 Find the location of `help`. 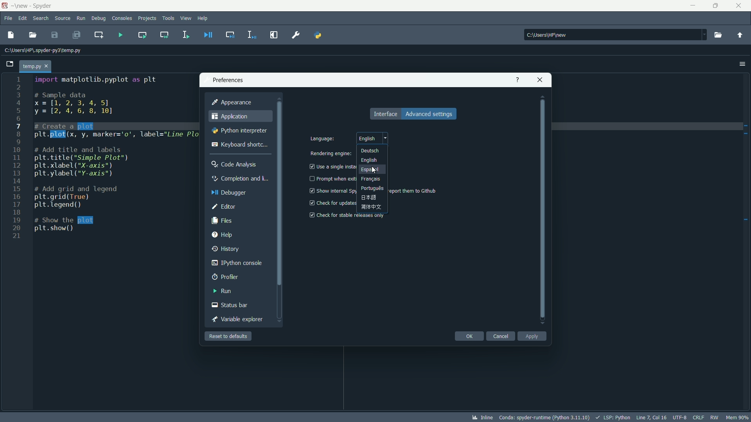

help is located at coordinates (203, 18).